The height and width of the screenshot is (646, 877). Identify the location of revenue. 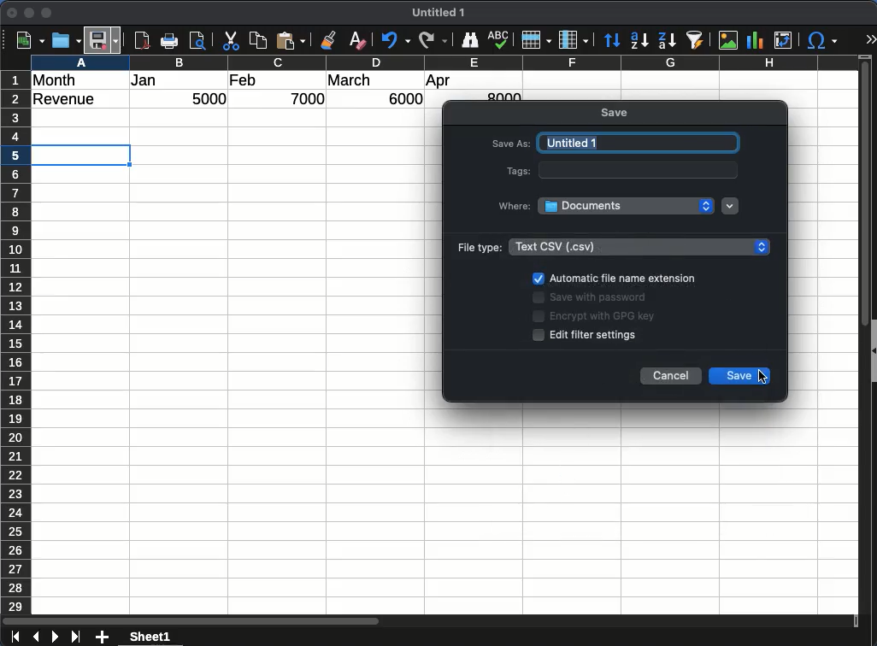
(68, 100).